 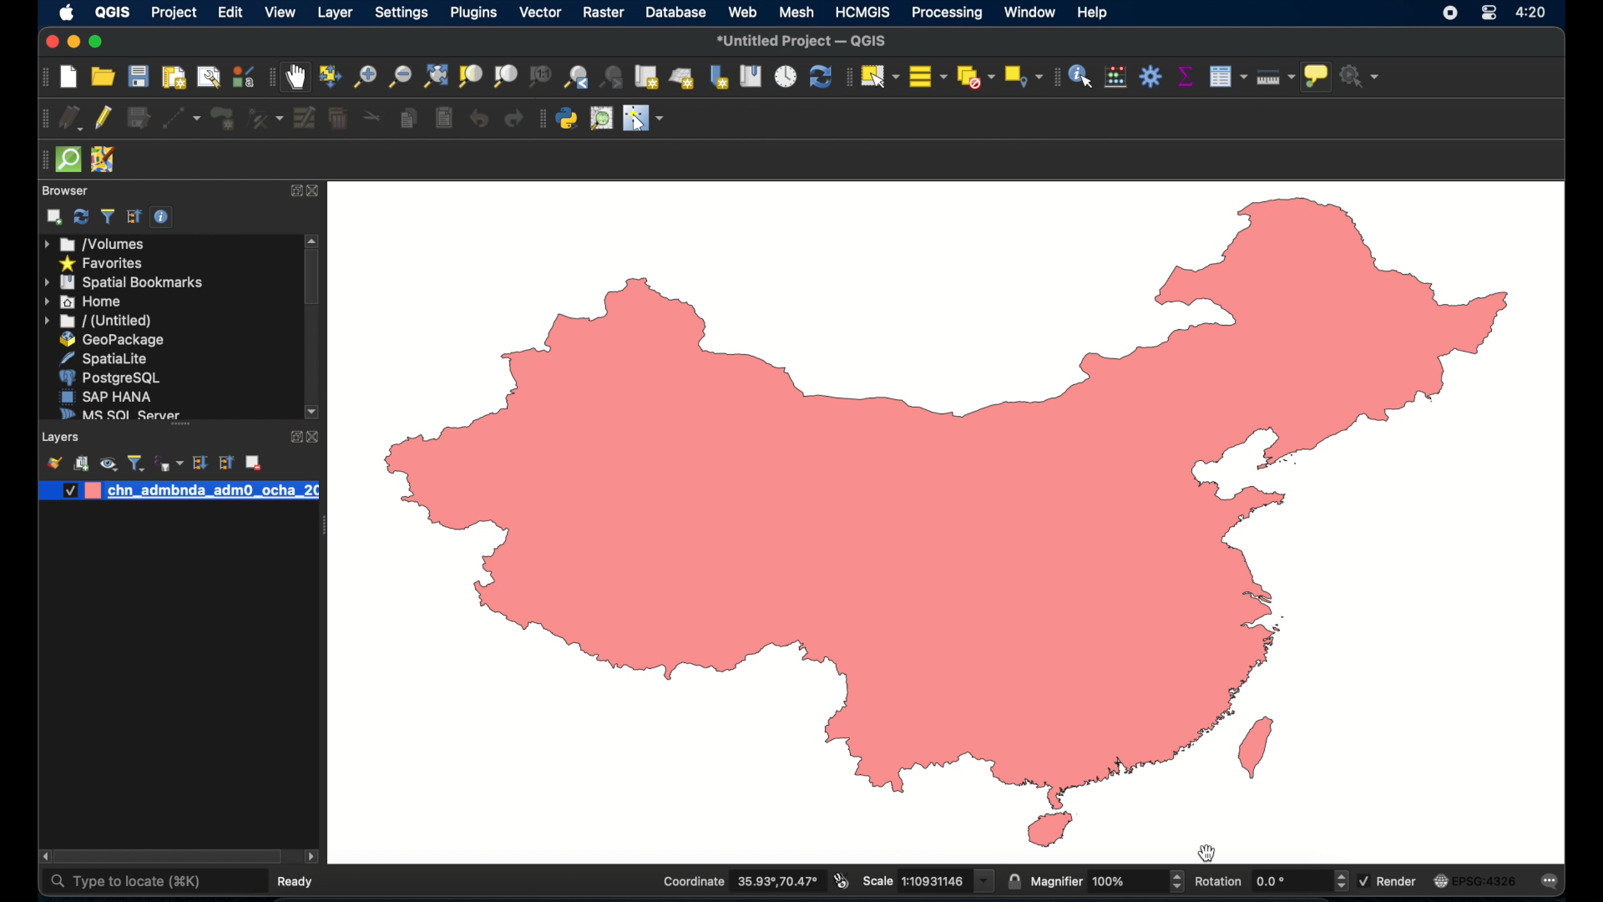 What do you see at coordinates (844, 79) in the screenshot?
I see `selection toolbar` at bounding box center [844, 79].